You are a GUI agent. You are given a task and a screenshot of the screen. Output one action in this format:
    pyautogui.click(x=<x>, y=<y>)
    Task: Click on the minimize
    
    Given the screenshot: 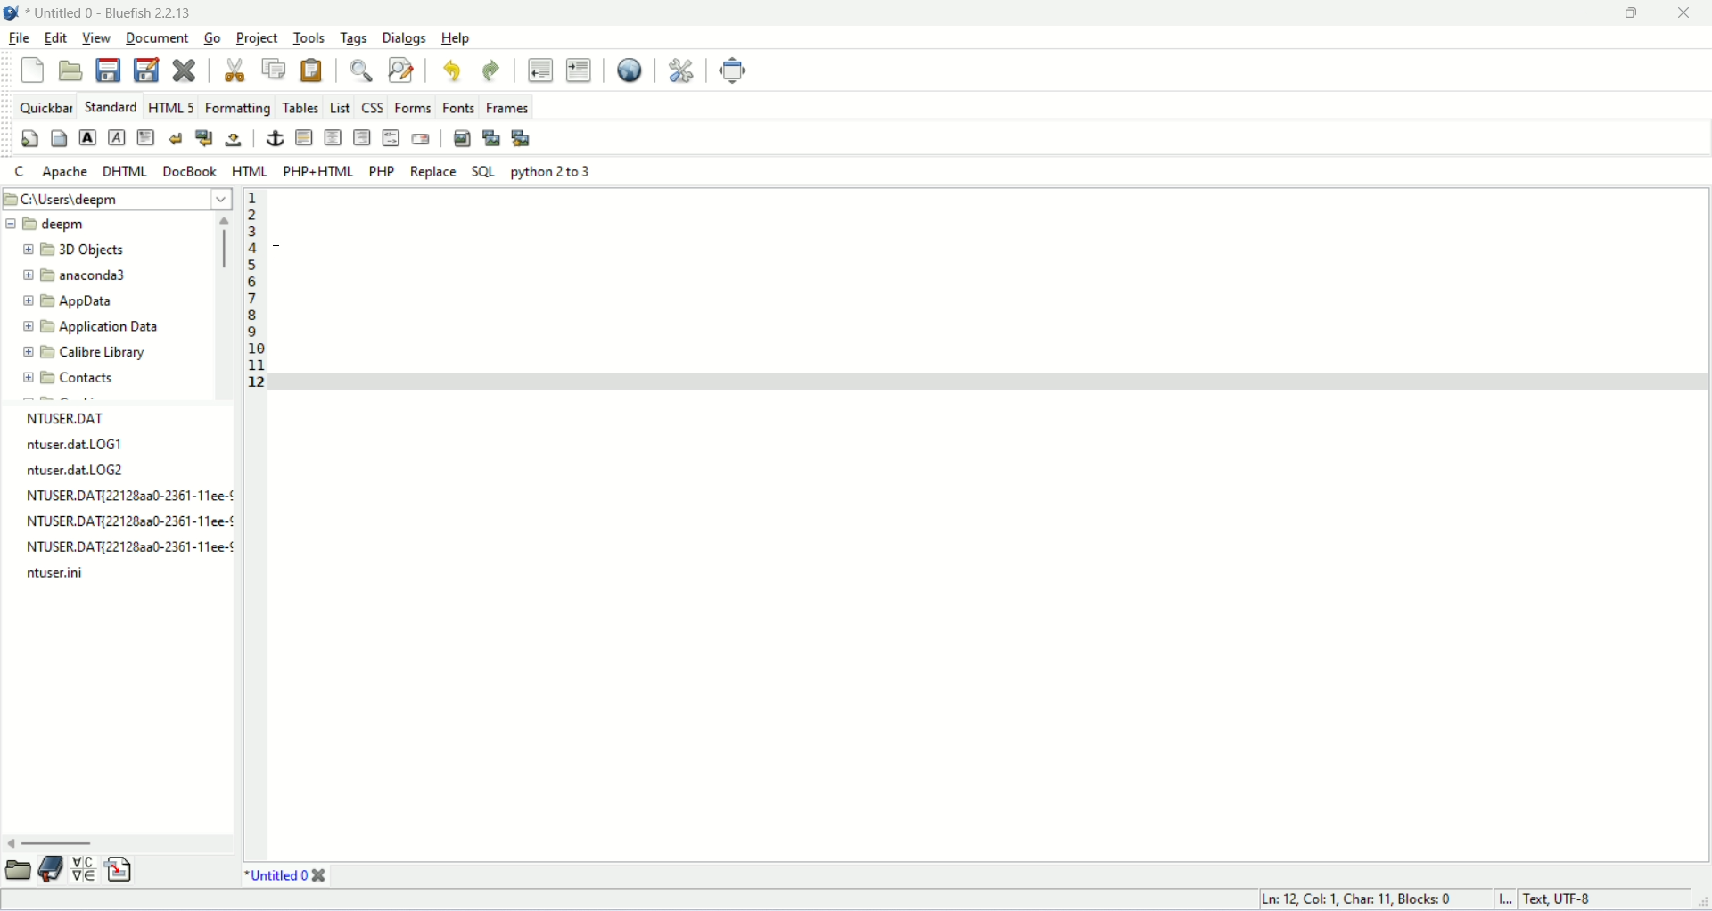 What is the action you would take?
    pyautogui.click(x=1584, y=12)
    